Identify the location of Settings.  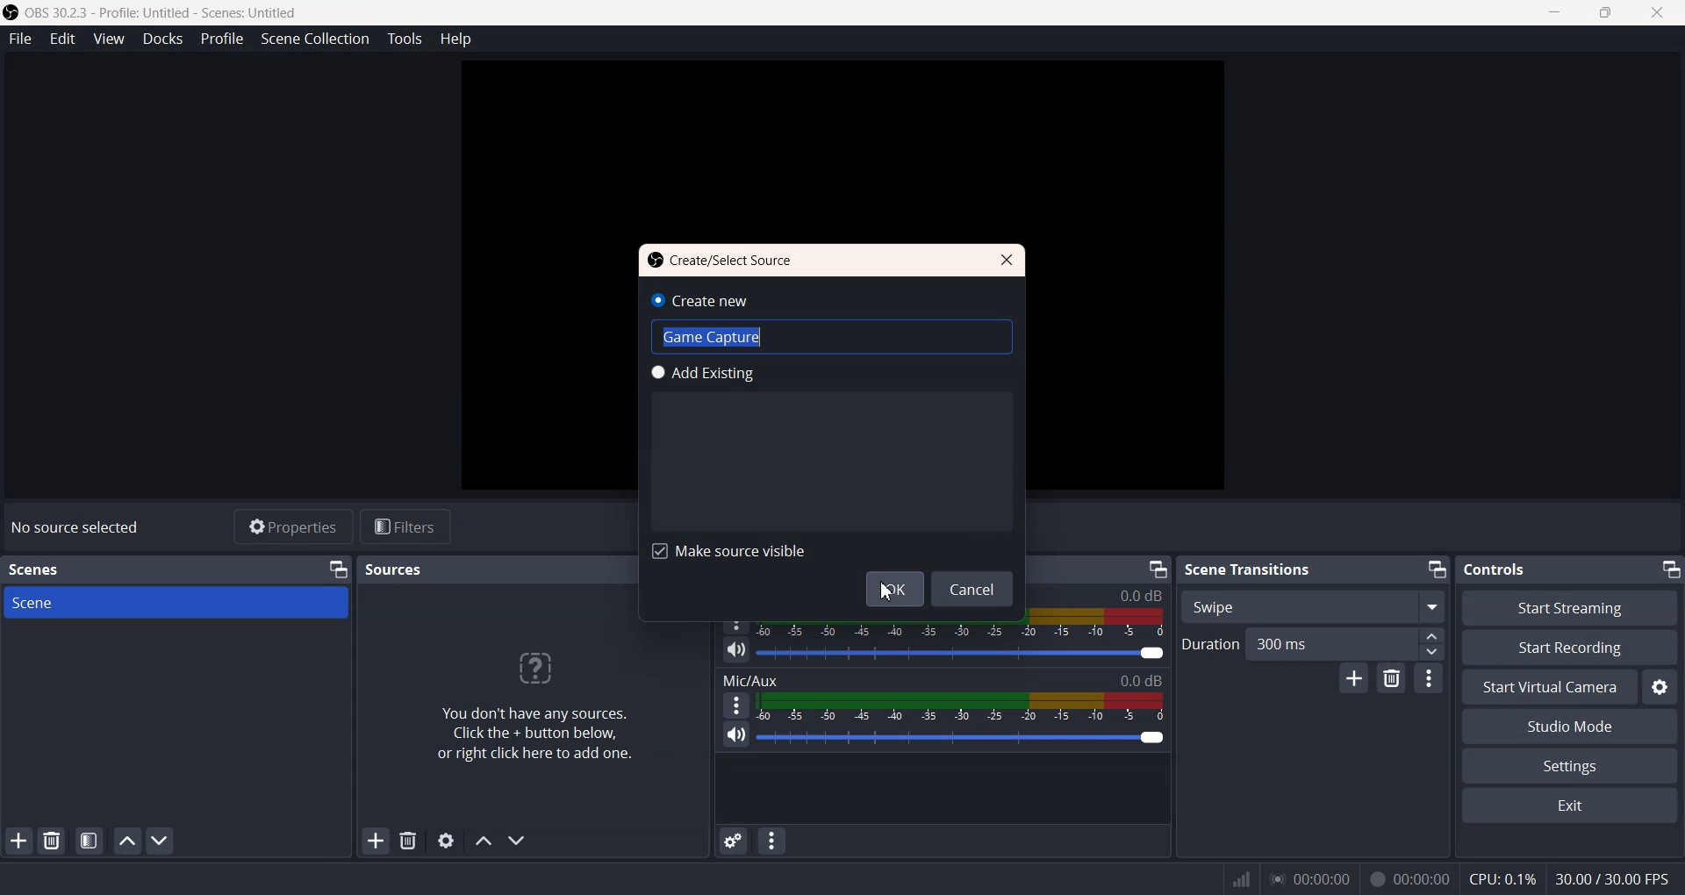
(1570, 765).